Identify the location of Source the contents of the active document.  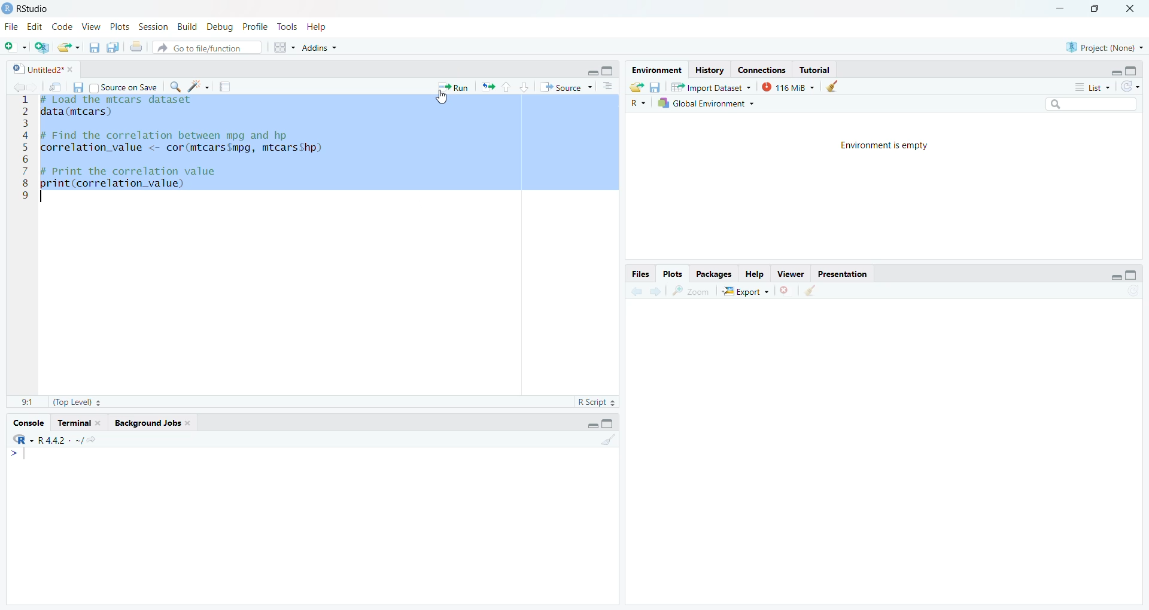
(566, 87).